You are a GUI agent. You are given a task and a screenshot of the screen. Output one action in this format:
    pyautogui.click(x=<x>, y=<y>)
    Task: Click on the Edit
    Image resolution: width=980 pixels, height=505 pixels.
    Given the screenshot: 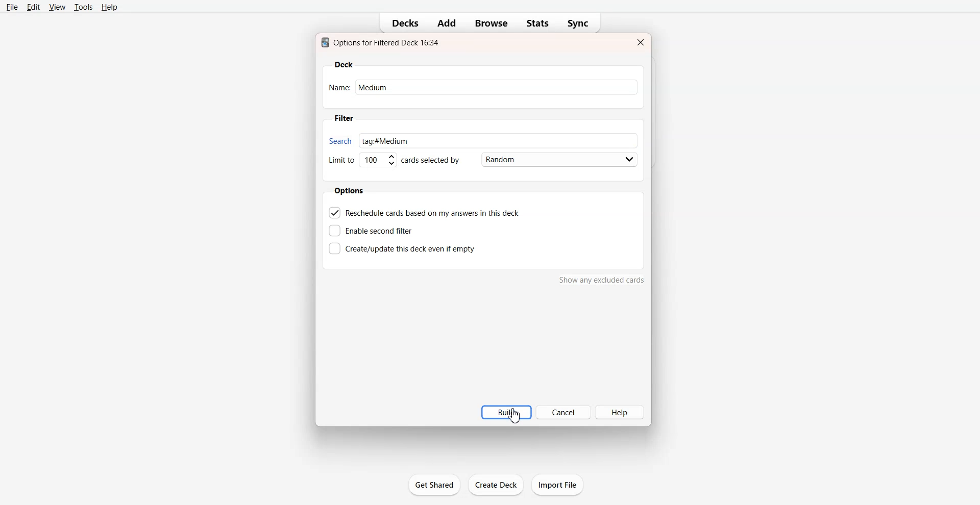 What is the action you would take?
    pyautogui.click(x=34, y=7)
    